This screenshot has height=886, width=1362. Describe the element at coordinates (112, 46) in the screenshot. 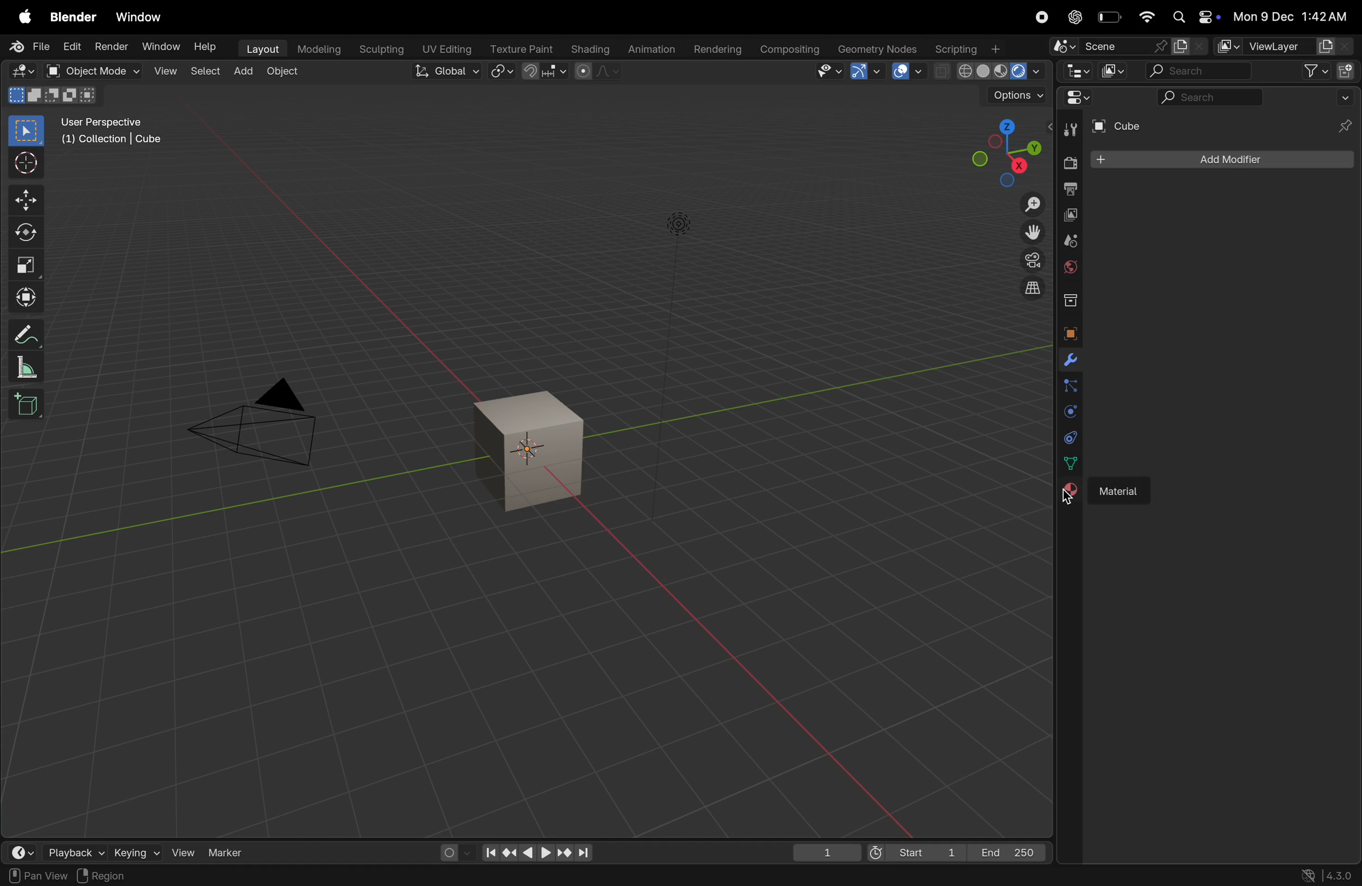

I see `render` at that location.